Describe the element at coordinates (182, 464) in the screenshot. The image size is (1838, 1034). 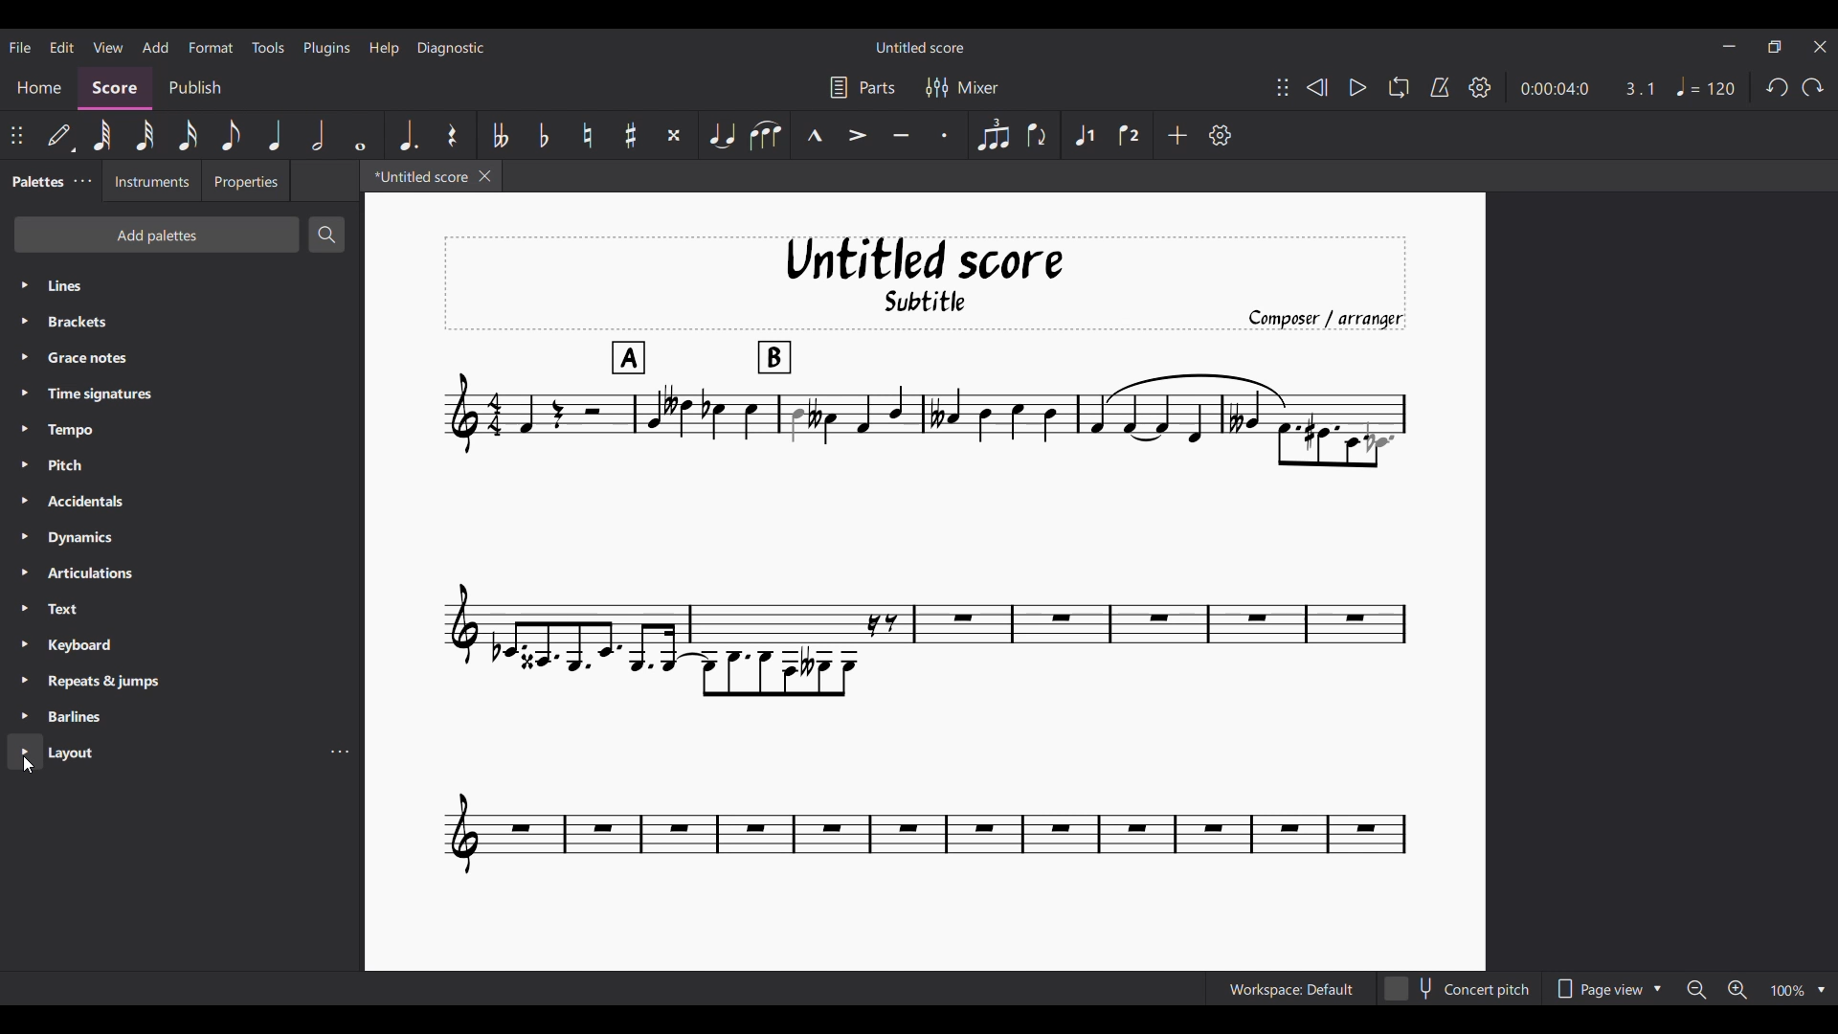
I see `Pitch` at that location.